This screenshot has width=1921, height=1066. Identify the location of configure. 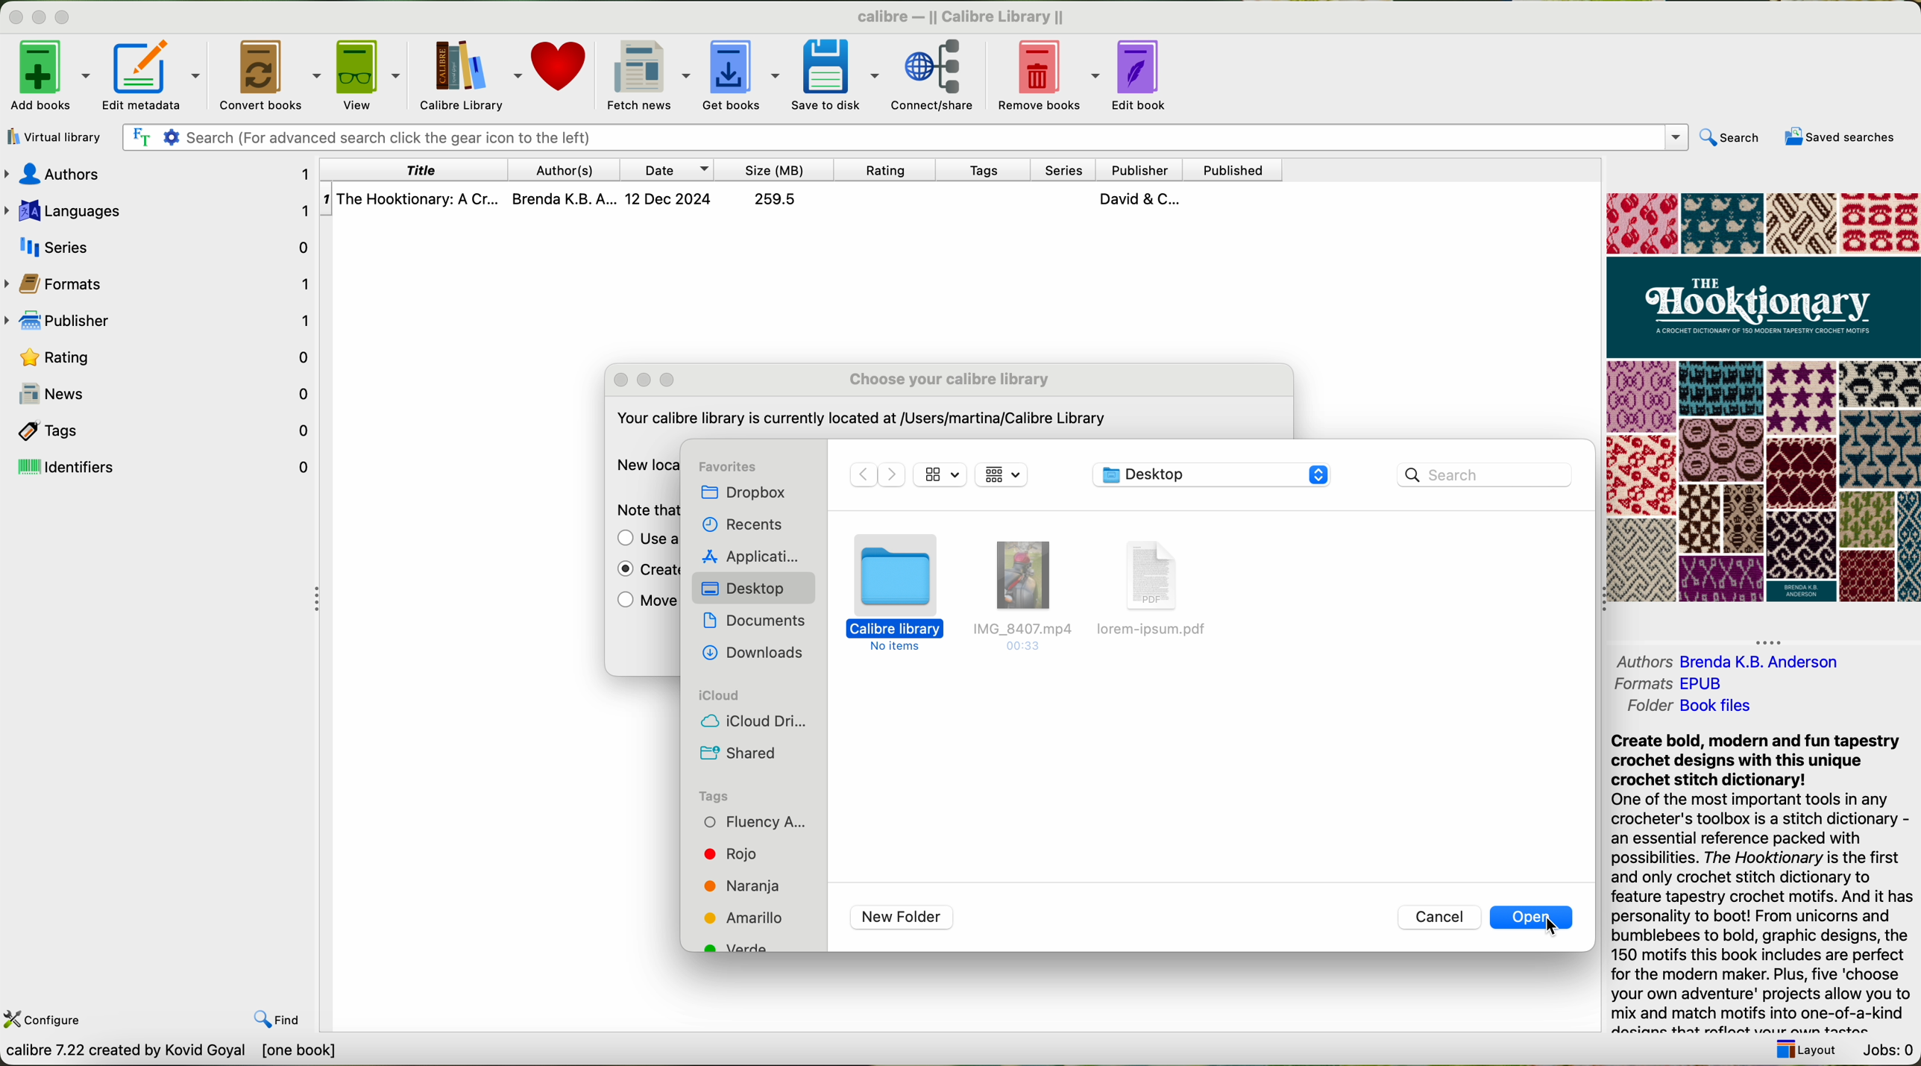
(48, 1019).